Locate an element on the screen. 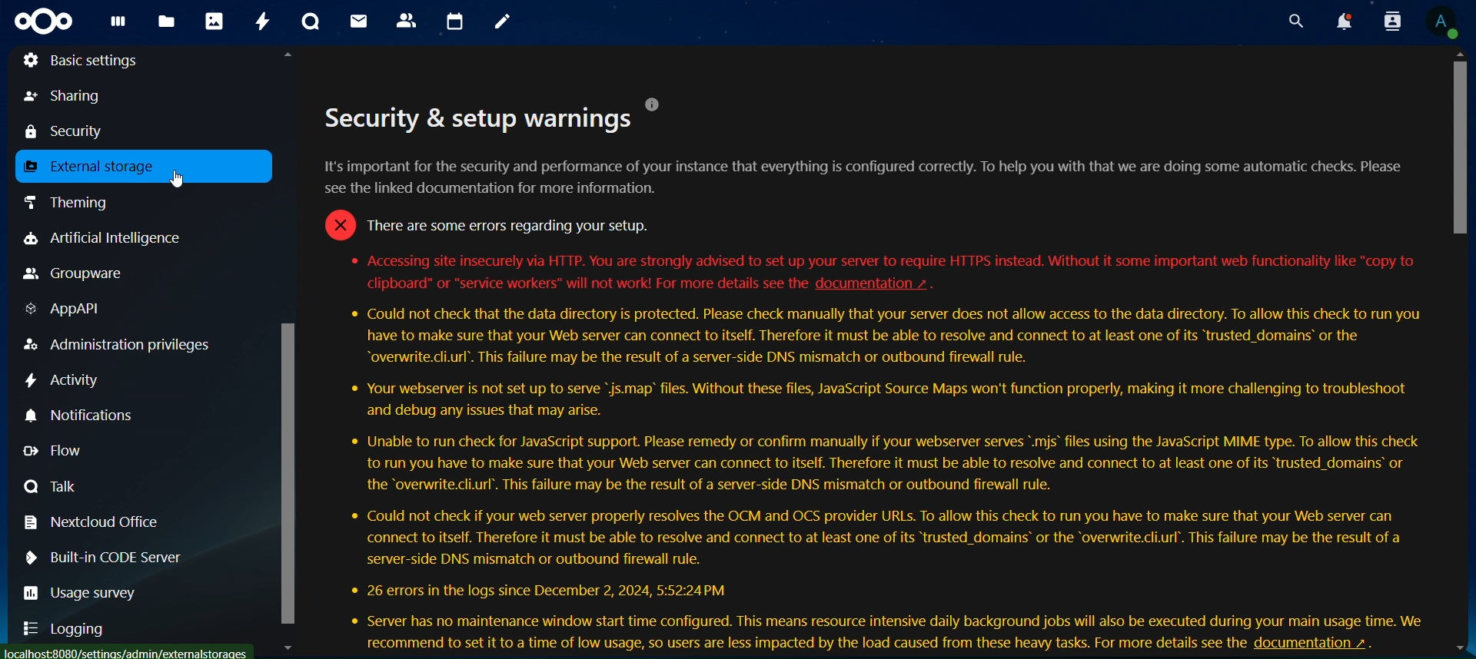  administration privileges is located at coordinates (116, 345).